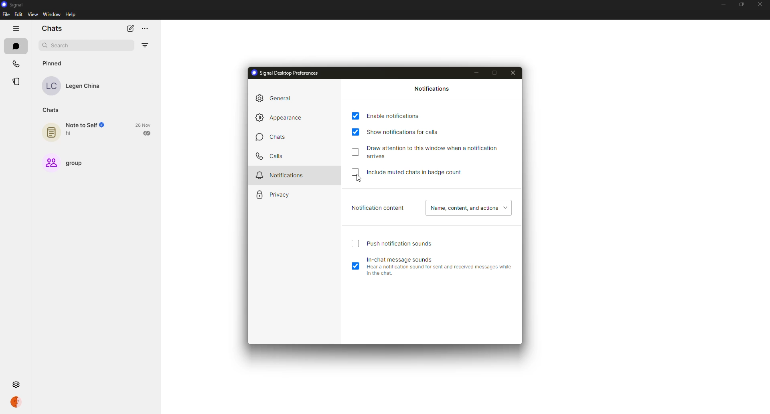 This screenshot has height=414, width=770. What do you see at coordinates (270, 156) in the screenshot?
I see `calls` at bounding box center [270, 156].